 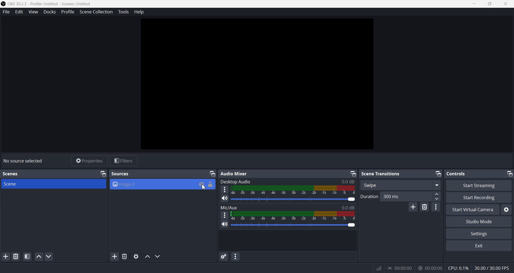 What do you see at coordinates (157, 256) in the screenshot?
I see `Move source down` at bounding box center [157, 256].